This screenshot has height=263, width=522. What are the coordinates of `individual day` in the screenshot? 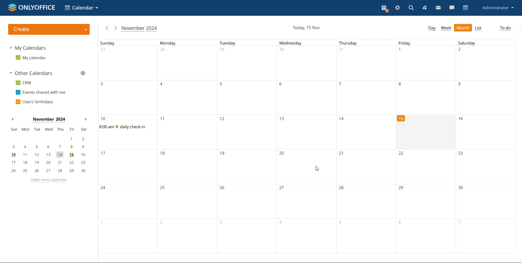 It's located at (307, 43).